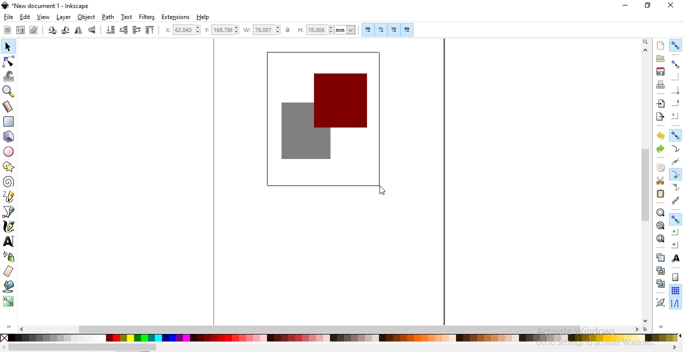  Describe the element at coordinates (109, 30) in the screenshot. I see `lower selection to bottom` at that location.